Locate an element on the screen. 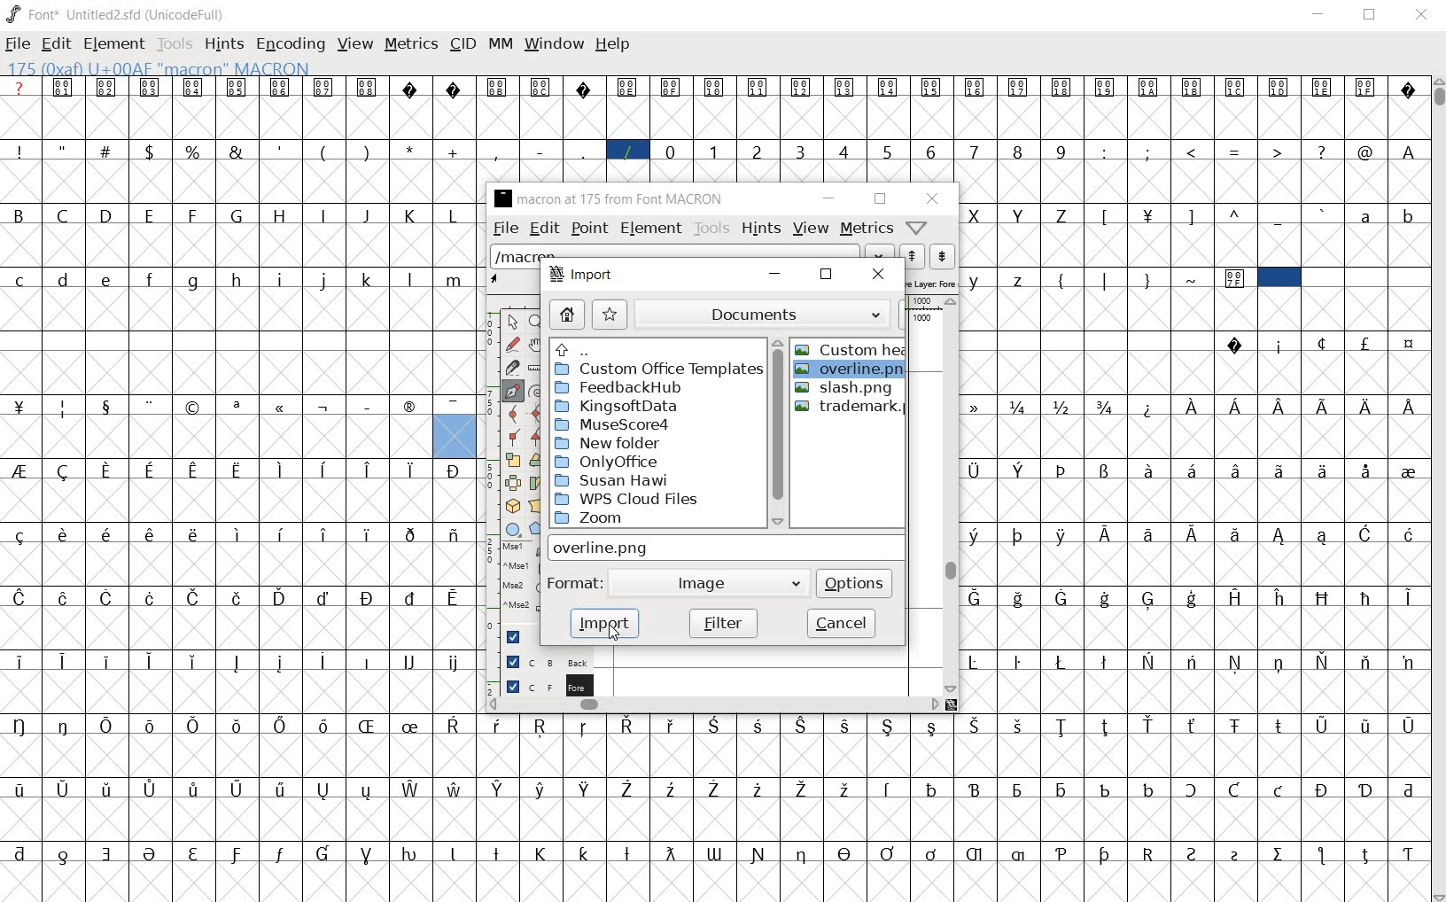 The image size is (1446, 902). Symbol is located at coordinates (1279, 533).